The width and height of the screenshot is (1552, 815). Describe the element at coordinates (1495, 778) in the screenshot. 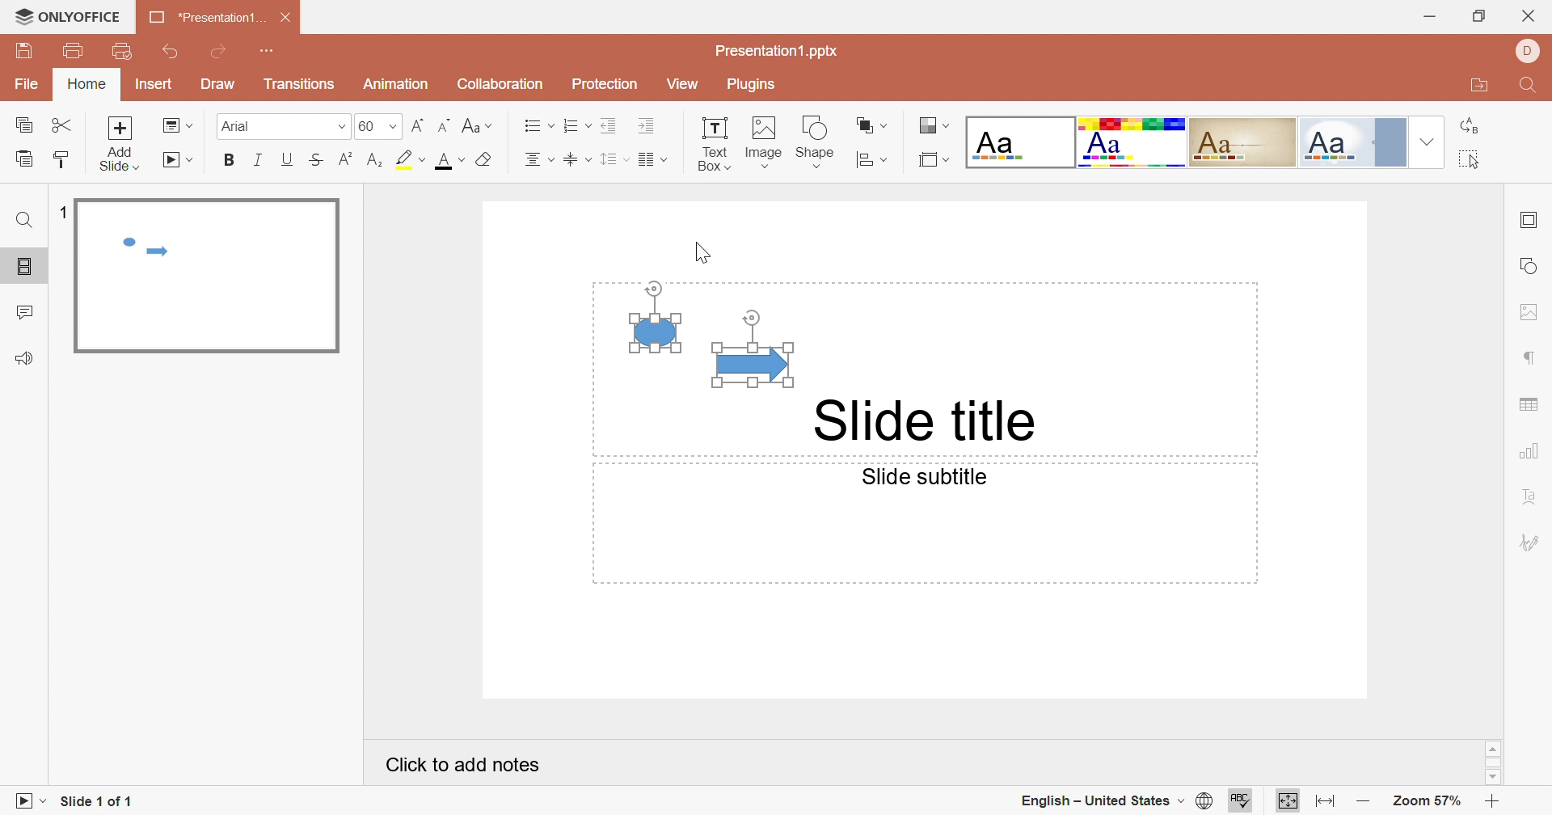

I see `Scroll Down` at that location.